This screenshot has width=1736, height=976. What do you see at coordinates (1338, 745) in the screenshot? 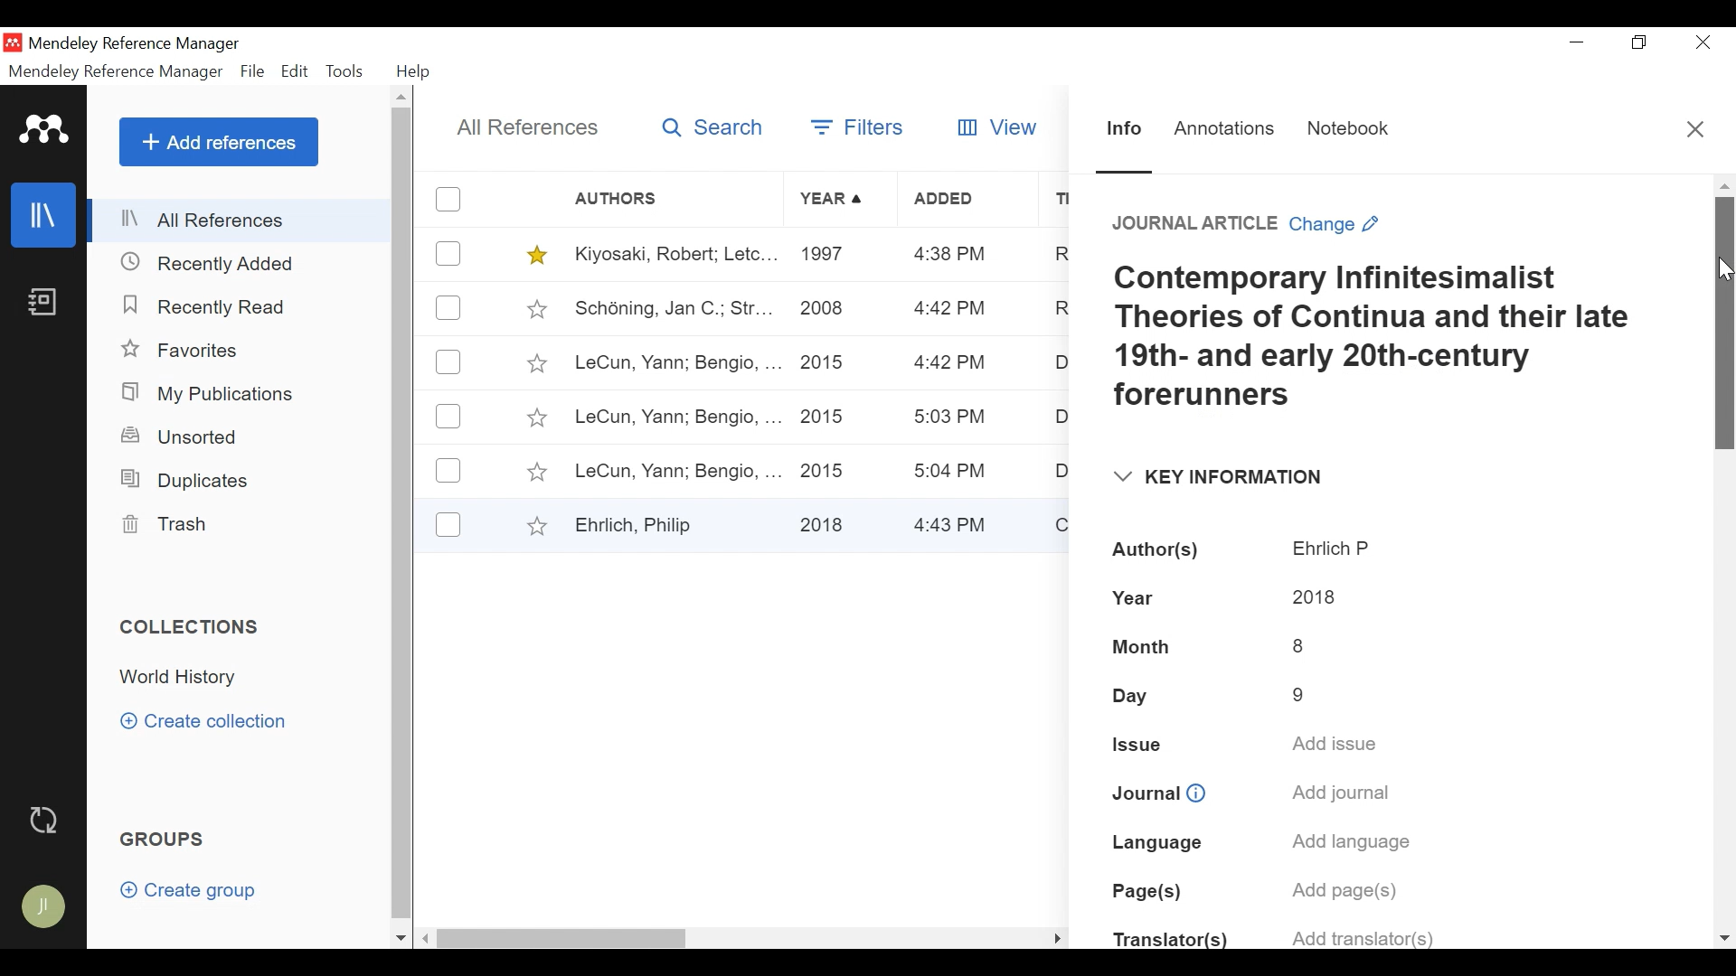
I see `Add issue` at bounding box center [1338, 745].